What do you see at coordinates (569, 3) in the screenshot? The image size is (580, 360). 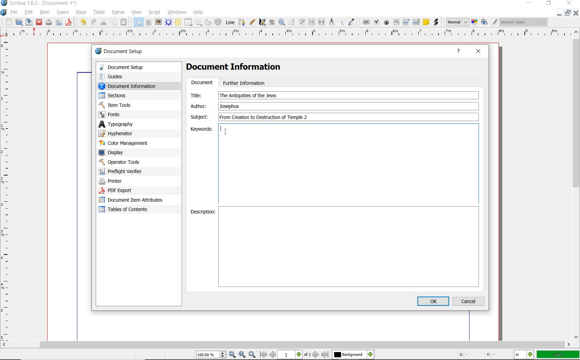 I see `close` at bounding box center [569, 3].